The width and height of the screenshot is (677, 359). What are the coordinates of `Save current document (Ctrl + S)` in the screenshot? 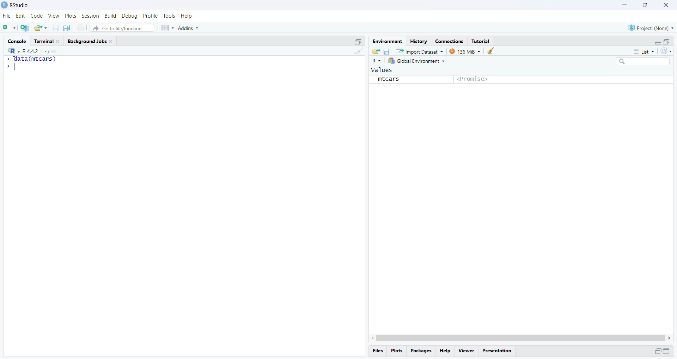 It's located at (57, 28).